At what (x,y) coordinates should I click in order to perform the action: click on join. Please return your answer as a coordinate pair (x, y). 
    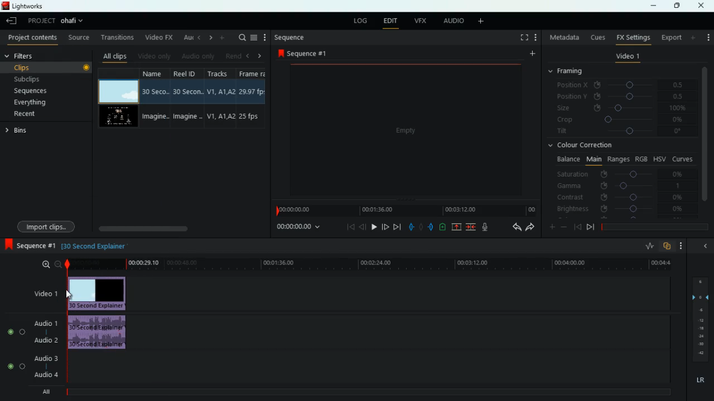
    Looking at the image, I should click on (472, 227).